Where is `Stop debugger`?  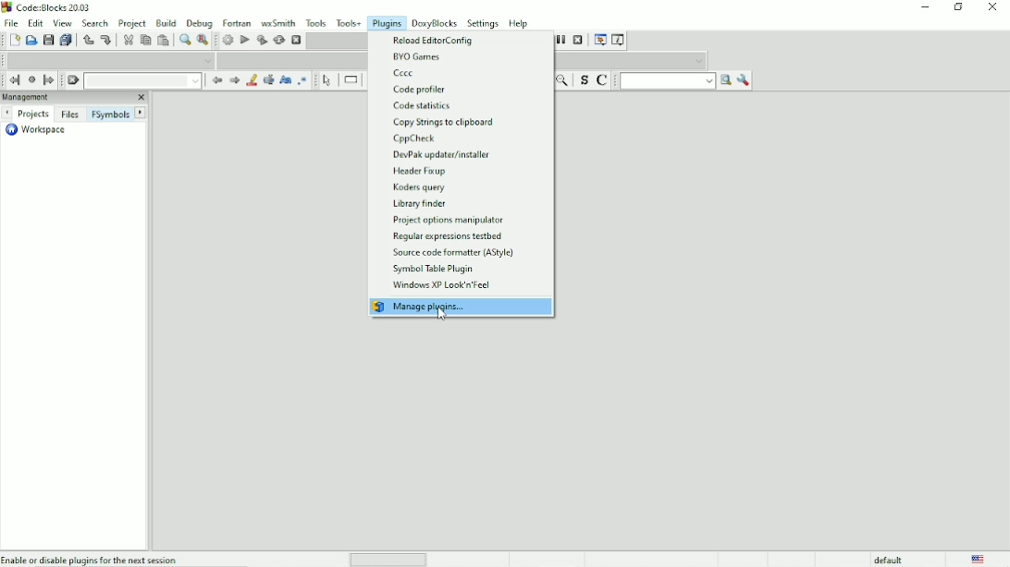
Stop debugger is located at coordinates (578, 40).